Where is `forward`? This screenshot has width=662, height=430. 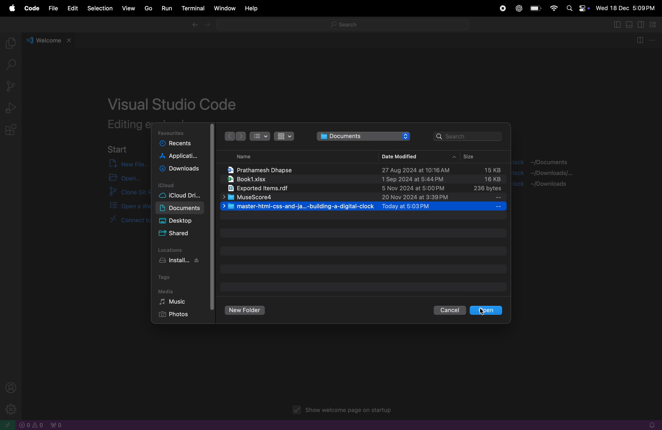 forward is located at coordinates (241, 137).